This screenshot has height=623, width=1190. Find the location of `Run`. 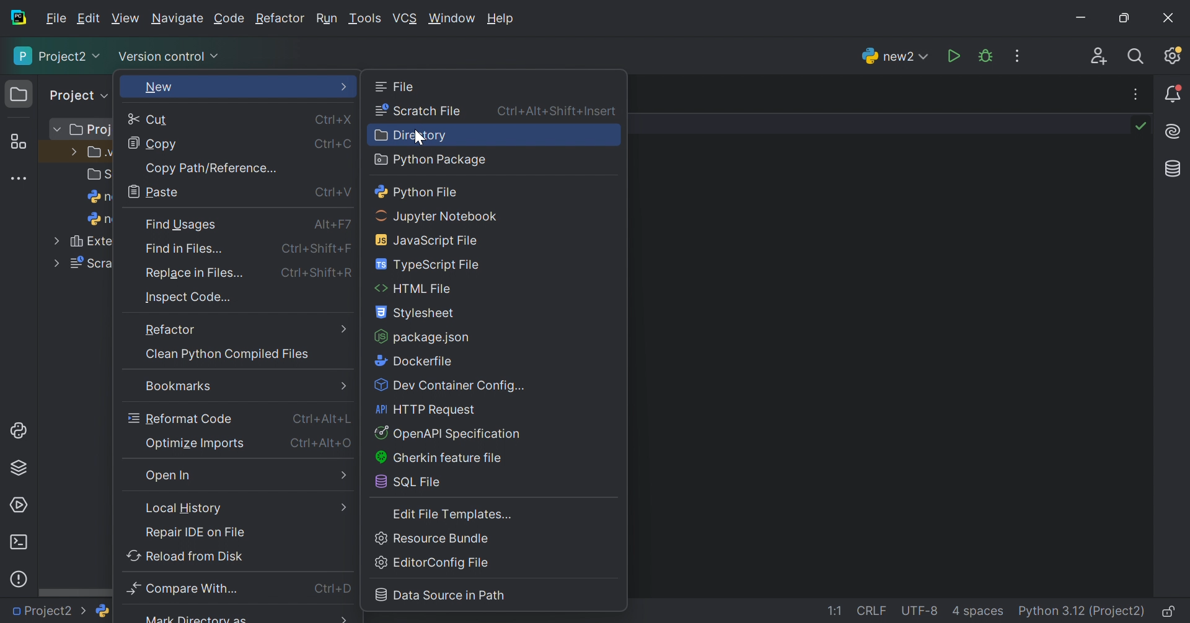

Run is located at coordinates (329, 19).